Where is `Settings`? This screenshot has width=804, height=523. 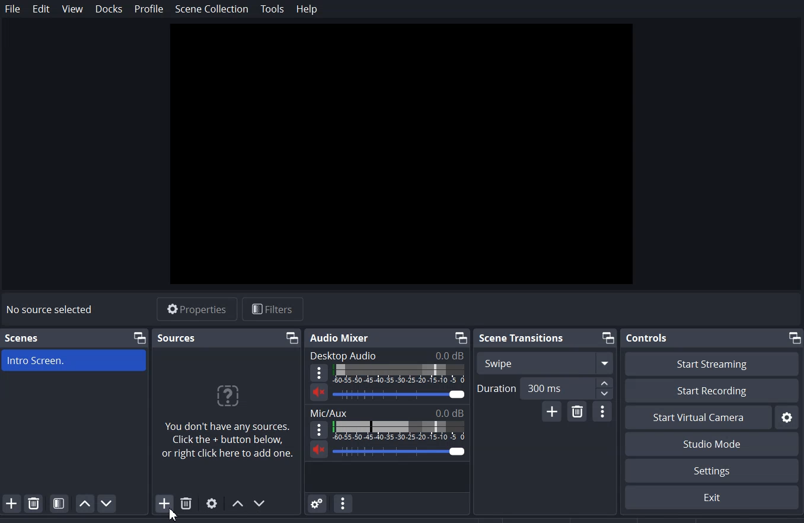
Settings is located at coordinates (712, 471).